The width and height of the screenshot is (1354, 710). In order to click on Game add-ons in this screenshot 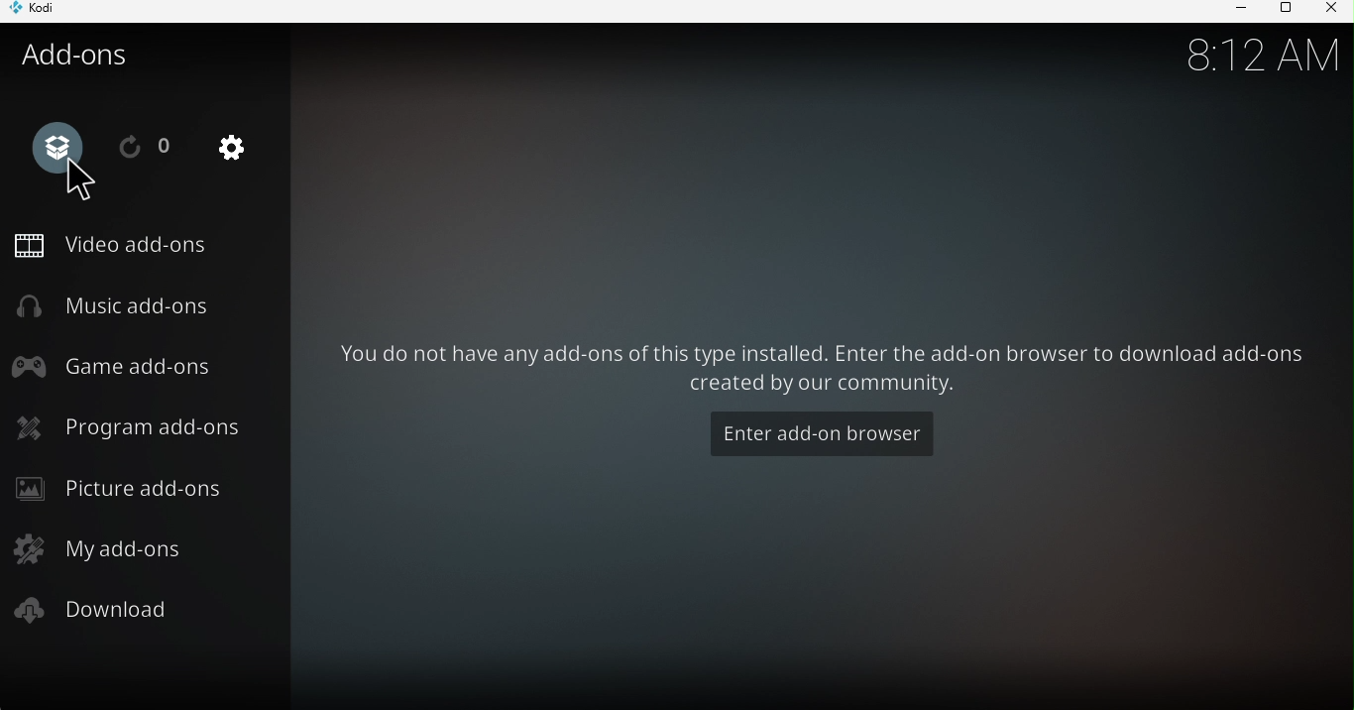, I will do `click(120, 367)`.